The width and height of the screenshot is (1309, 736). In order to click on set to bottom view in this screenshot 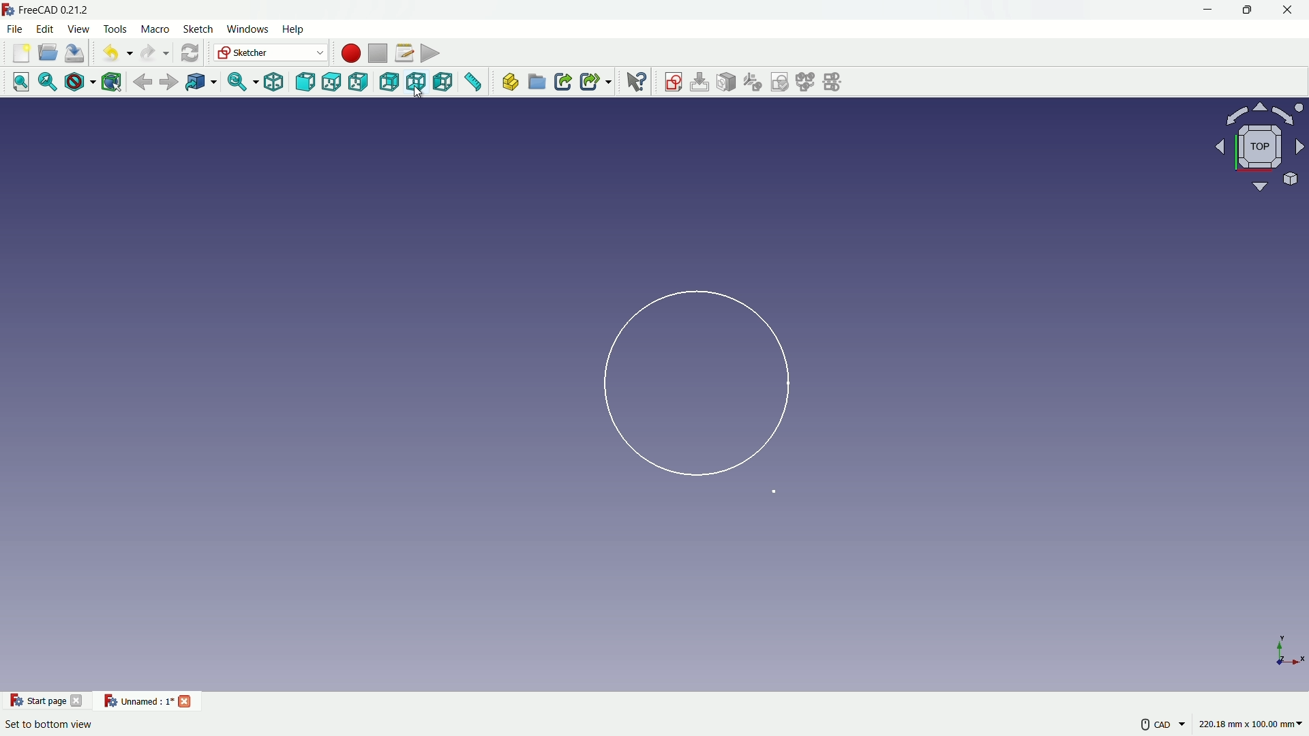, I will do `click(50, 724)`.